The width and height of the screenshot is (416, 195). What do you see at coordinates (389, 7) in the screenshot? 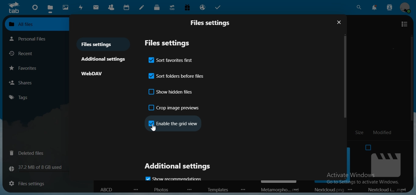
I see `search contacts` at bounding box center [389, 7].